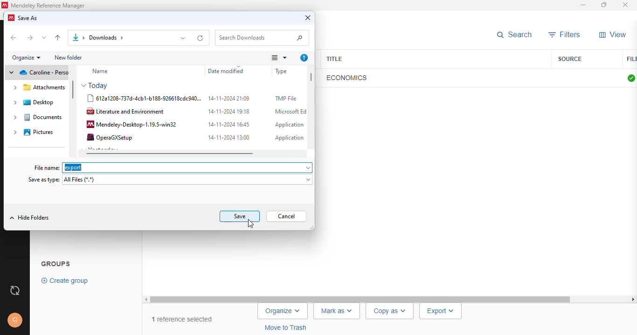 This screenshot has height=335, width=637. Describe the element at coordinates (5, 5) in the screenshot. I see `logo` at that location.